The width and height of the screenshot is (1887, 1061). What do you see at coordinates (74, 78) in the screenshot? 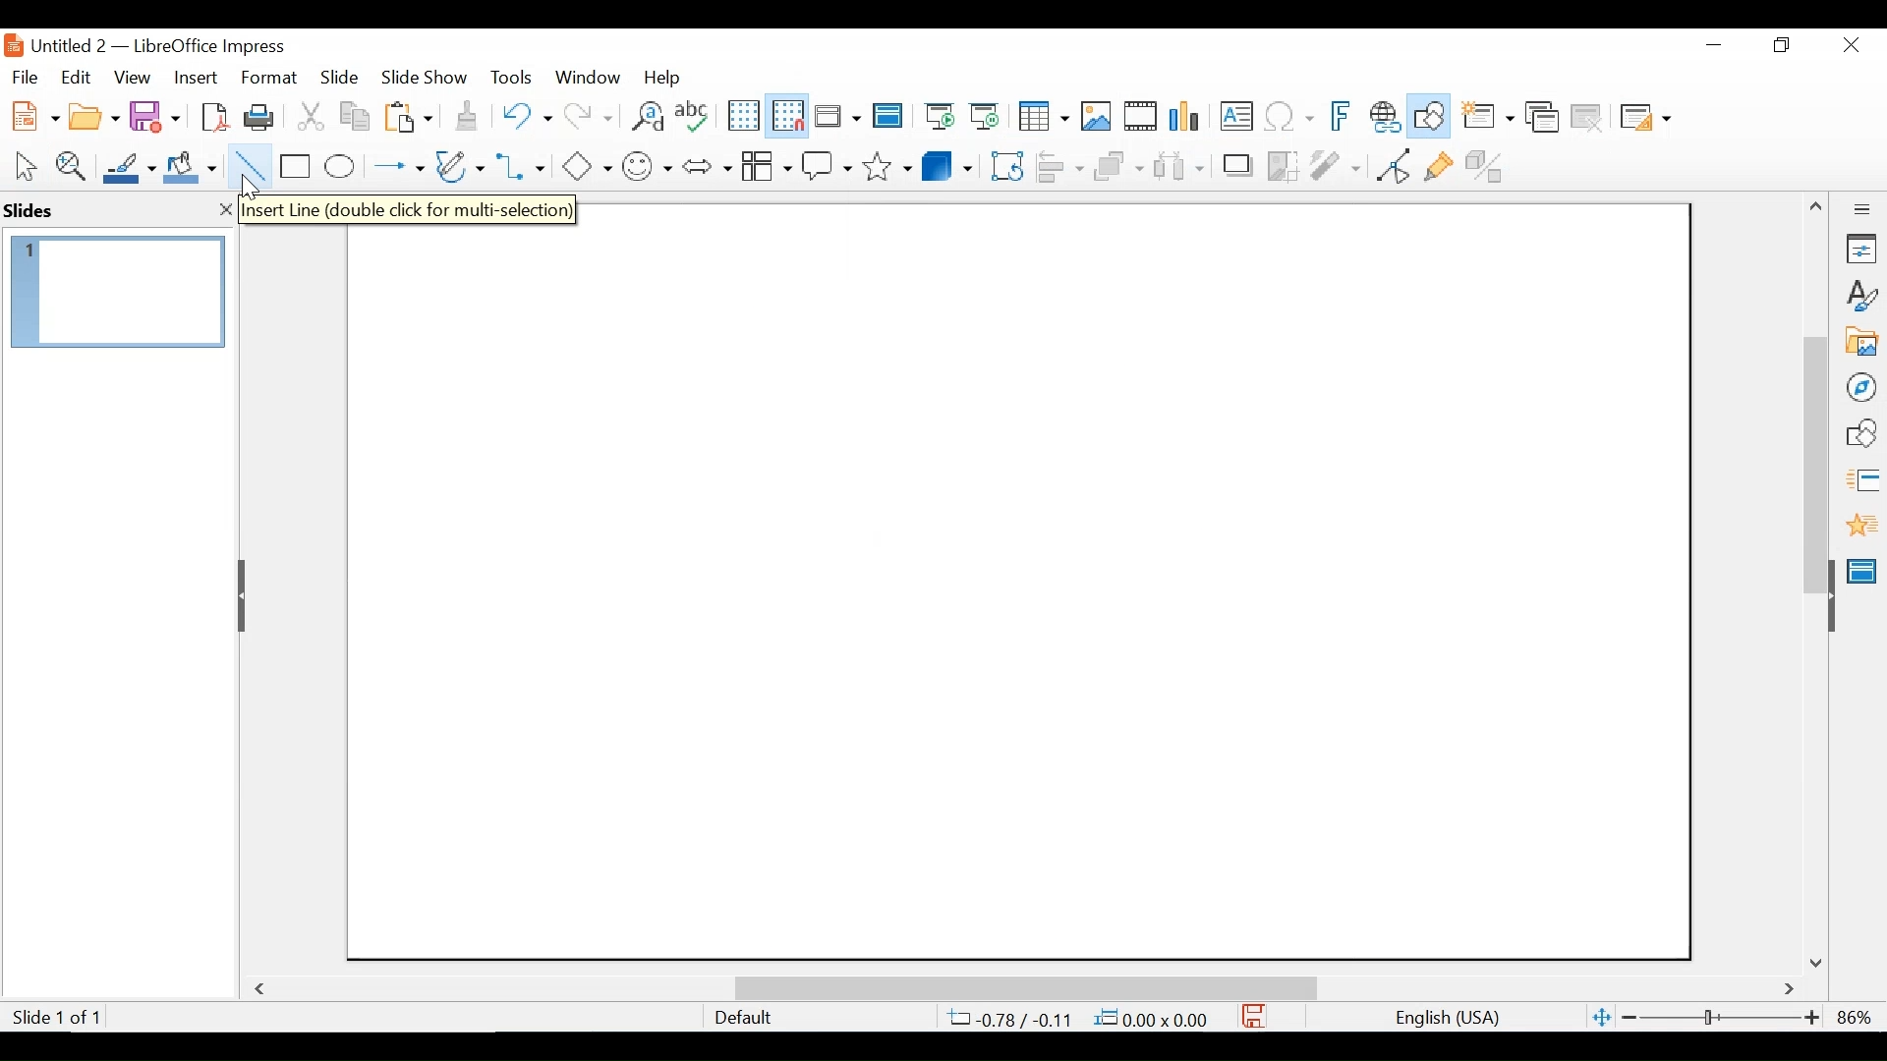
I see `Edit` at bounding box center [74, 78].